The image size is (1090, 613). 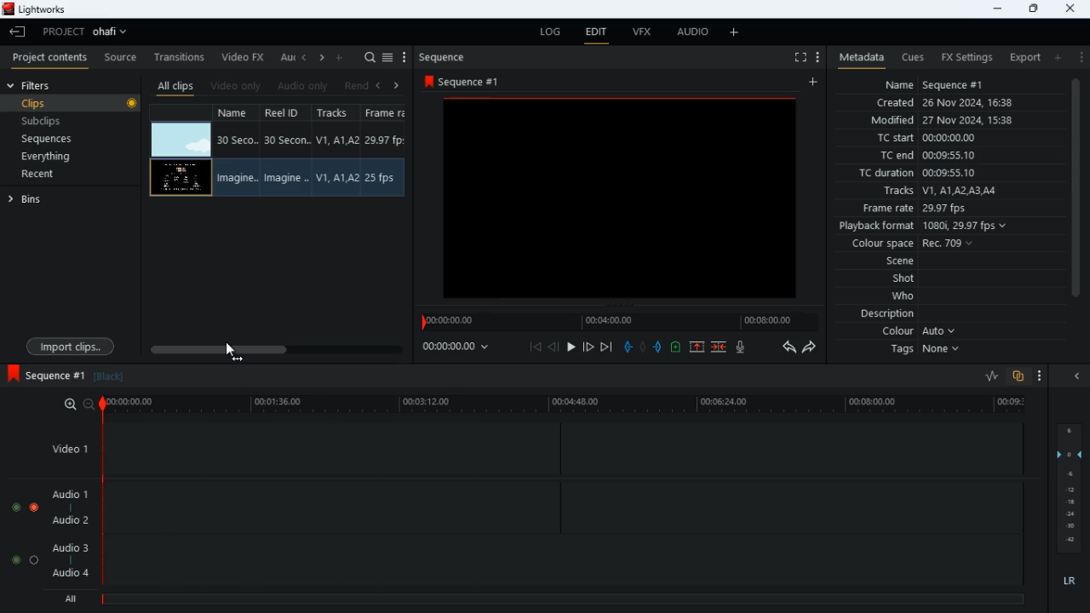 What do you see at coordinates (564, 404) in the screenshot?
I see `time` at bounding box center [564, 404].